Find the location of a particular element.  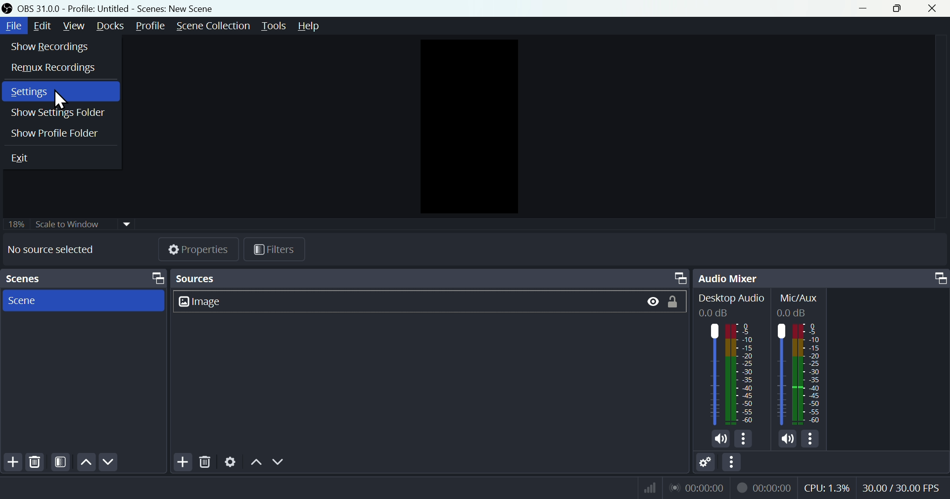

Performance bar paanchala is located at coordinates (876, 490).